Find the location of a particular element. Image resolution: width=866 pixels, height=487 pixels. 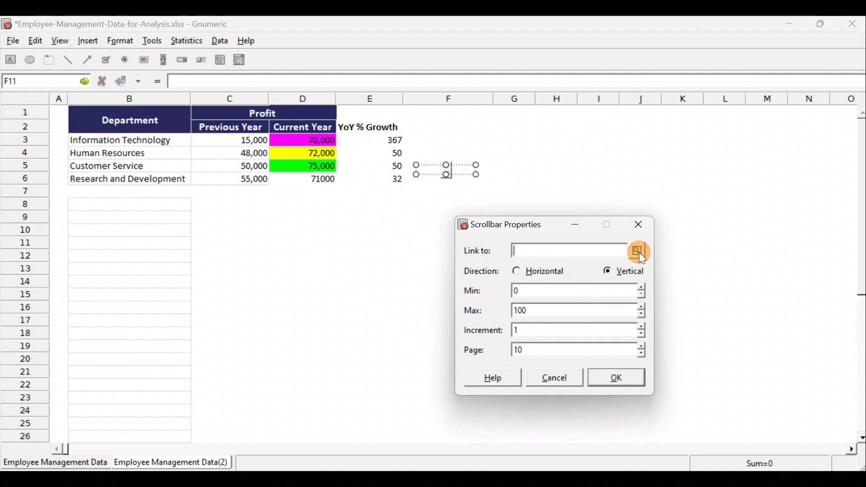

Scrollbar properties is located at coordinates (504, 223).